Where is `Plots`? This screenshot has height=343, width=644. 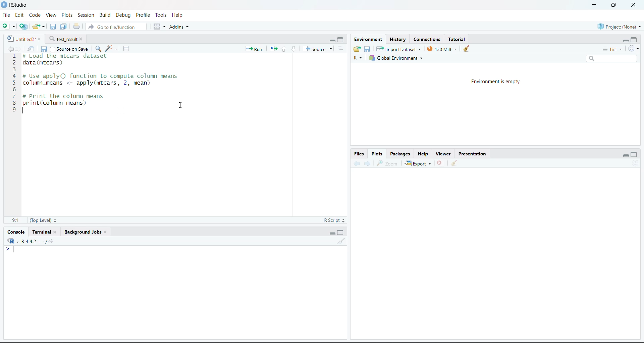
Plots is located at coordinates (65, 14).